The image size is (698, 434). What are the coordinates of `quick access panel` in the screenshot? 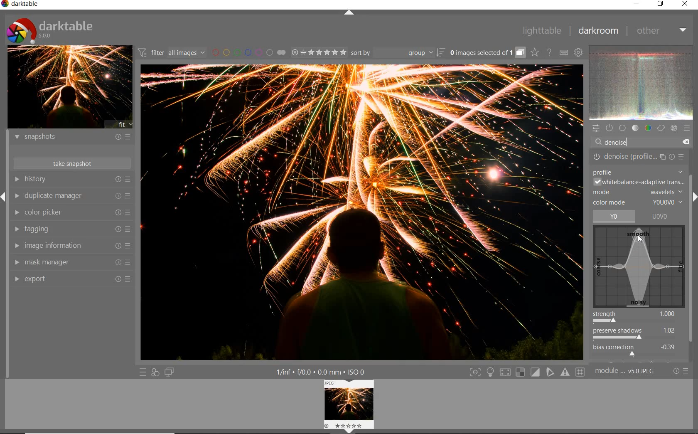 It's located at (597, 128).